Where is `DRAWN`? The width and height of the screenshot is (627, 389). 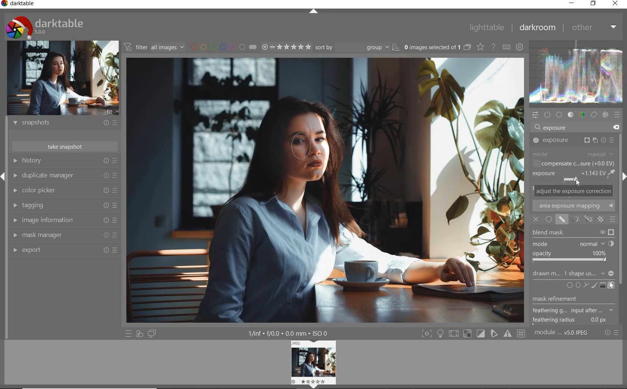 DRAWN is located at coordinates (573, 274).